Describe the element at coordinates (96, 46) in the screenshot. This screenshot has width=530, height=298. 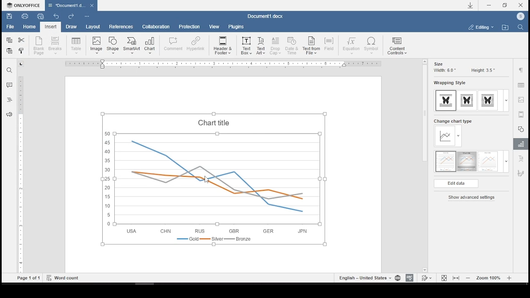
I see `insert image` at that location.